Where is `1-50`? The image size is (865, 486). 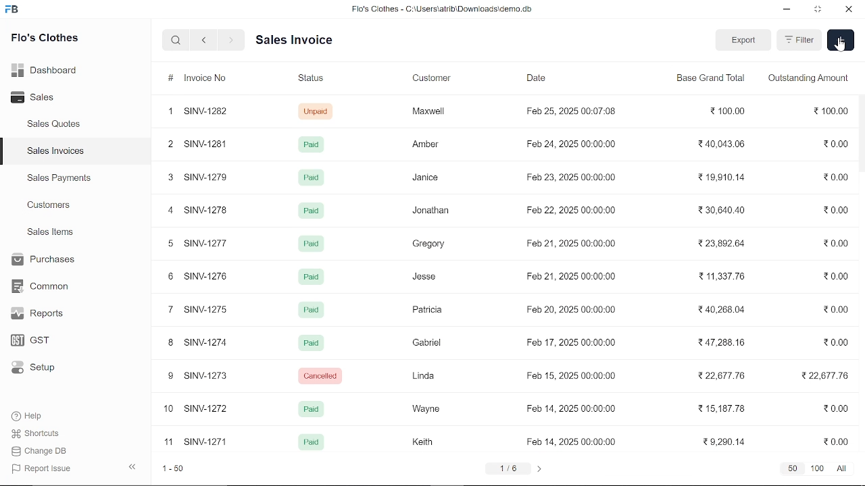
1-50 is located at coordinates (174, 470).